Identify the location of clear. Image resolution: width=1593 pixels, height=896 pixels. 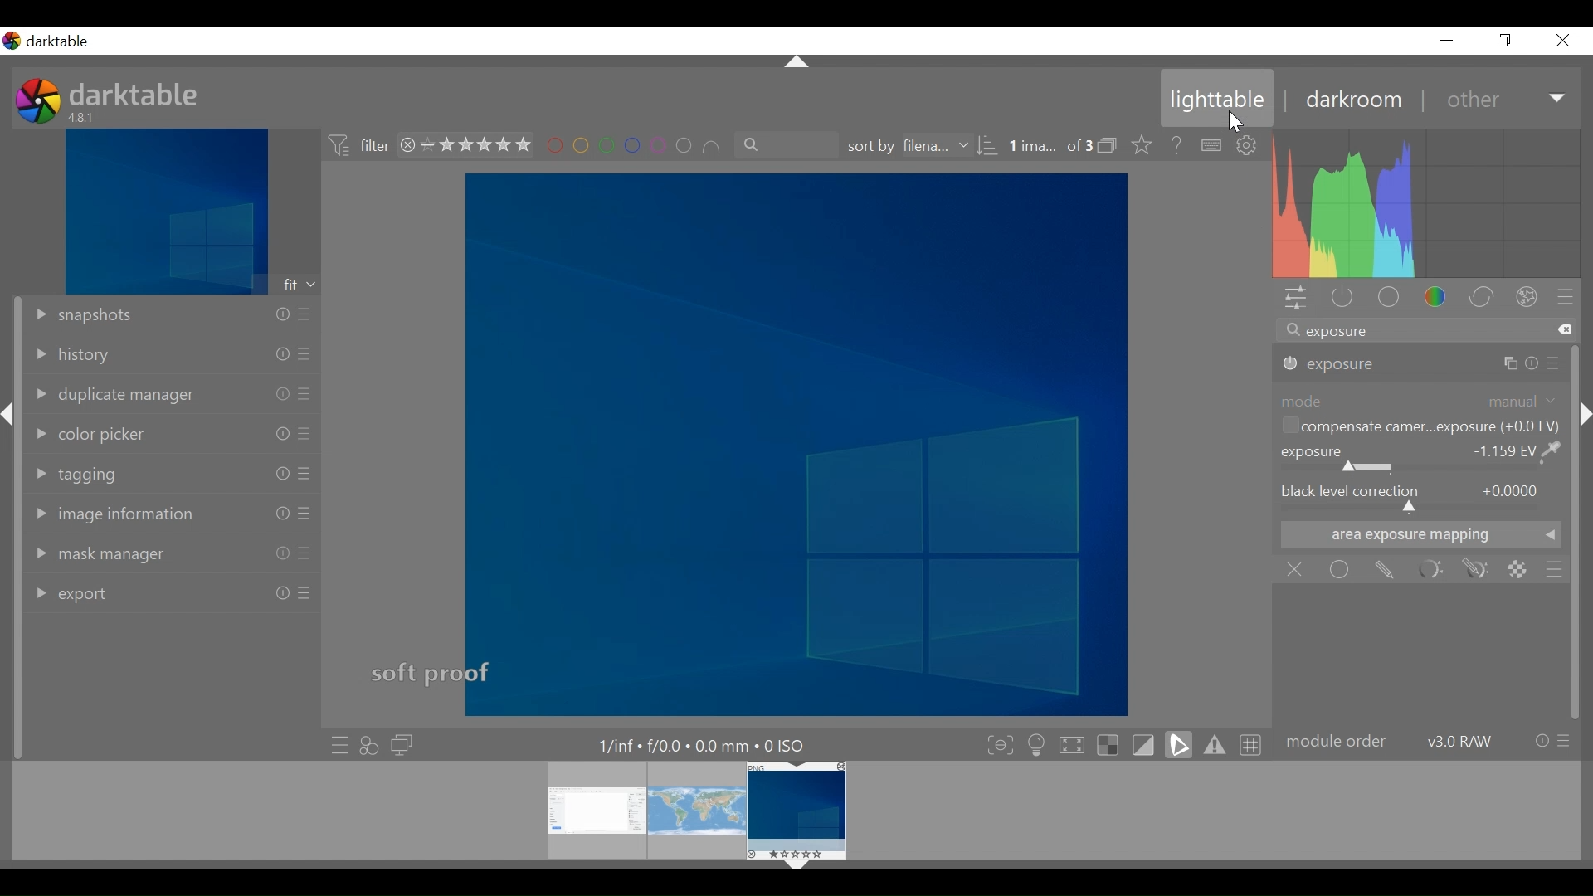
(1566, 329).